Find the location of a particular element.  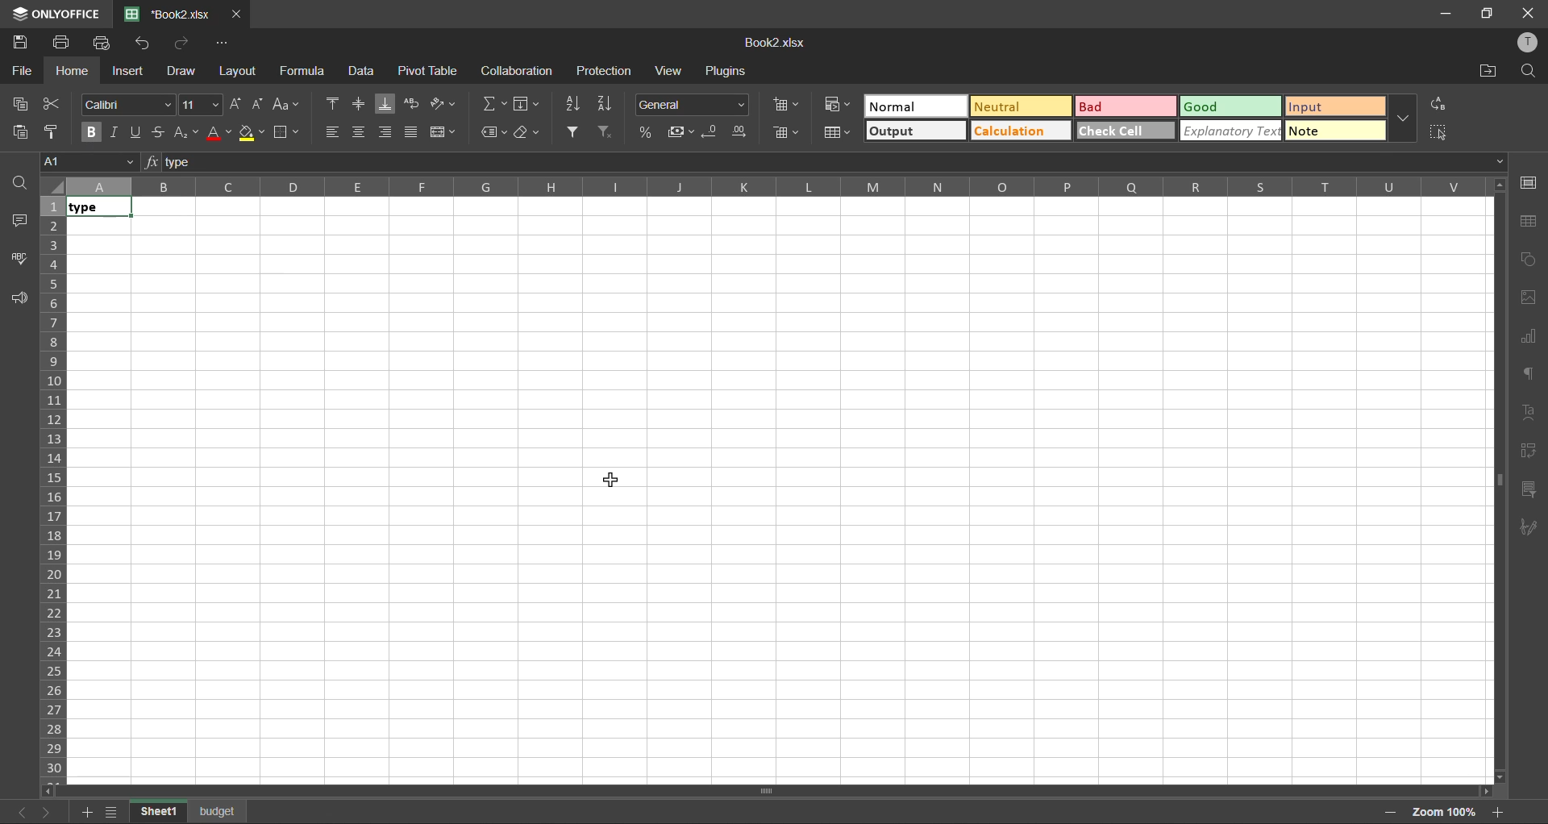

insert is located at coordinates (129, 70).